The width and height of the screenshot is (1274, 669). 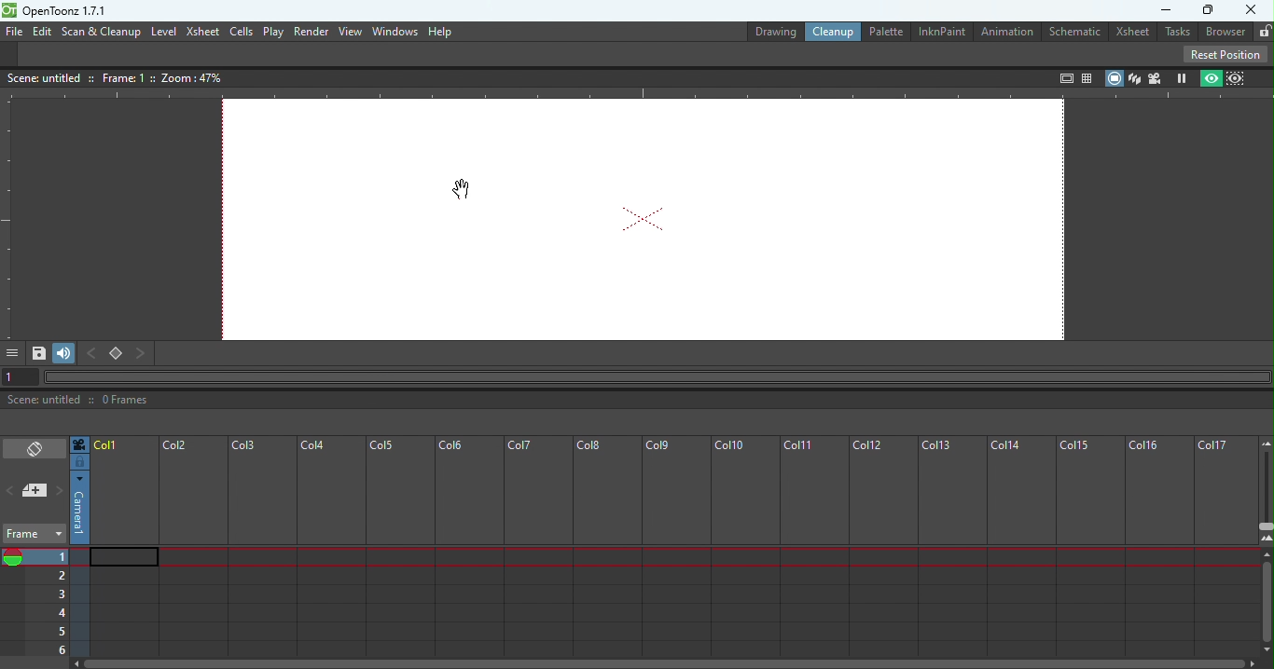 What do you see at coordinates (945, 31) in the screenshot?
I see `InknPaint` at bounding box center [945, 31].